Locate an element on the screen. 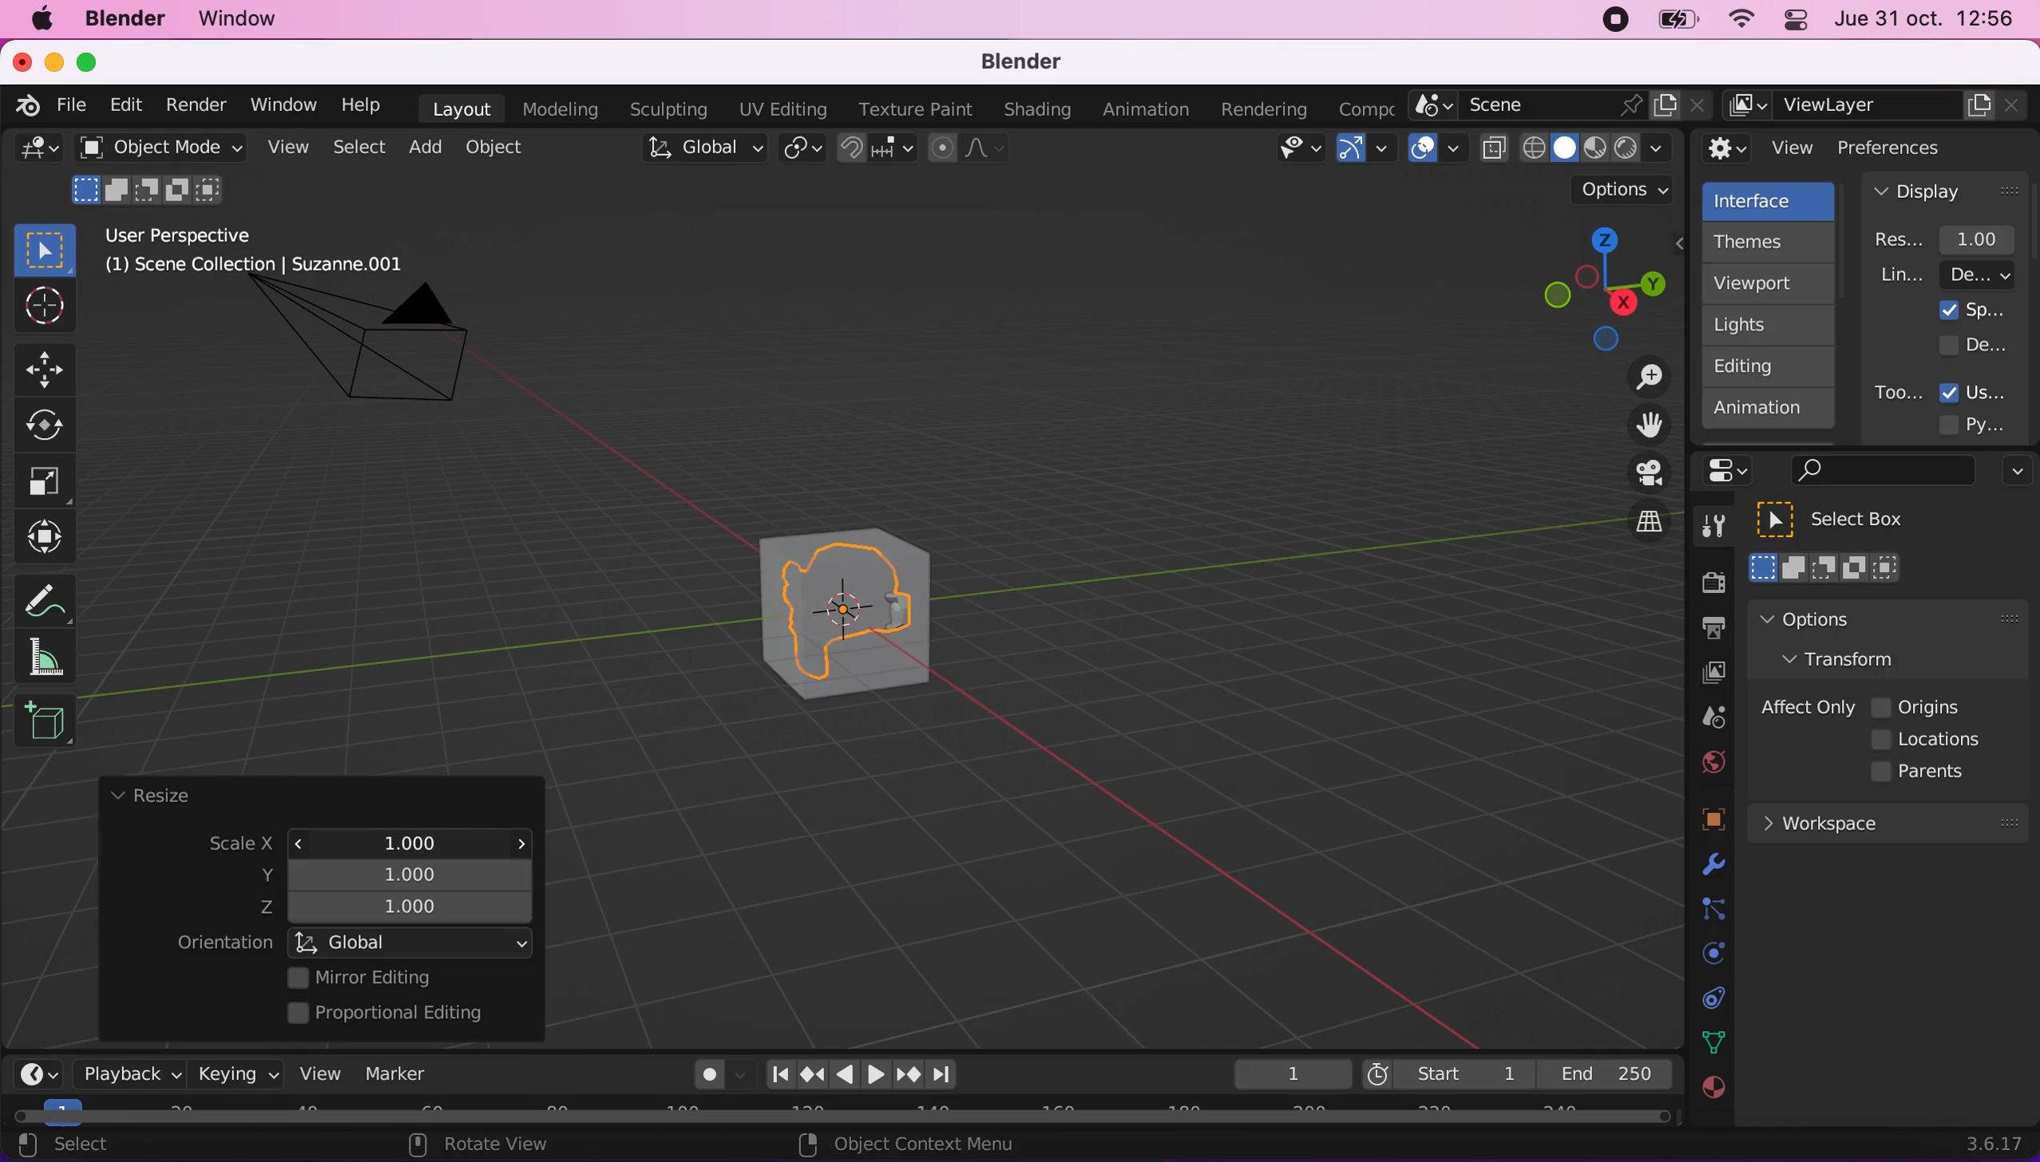 The image size is (2040, 1162). blender is located at coordinates (1011, 63).